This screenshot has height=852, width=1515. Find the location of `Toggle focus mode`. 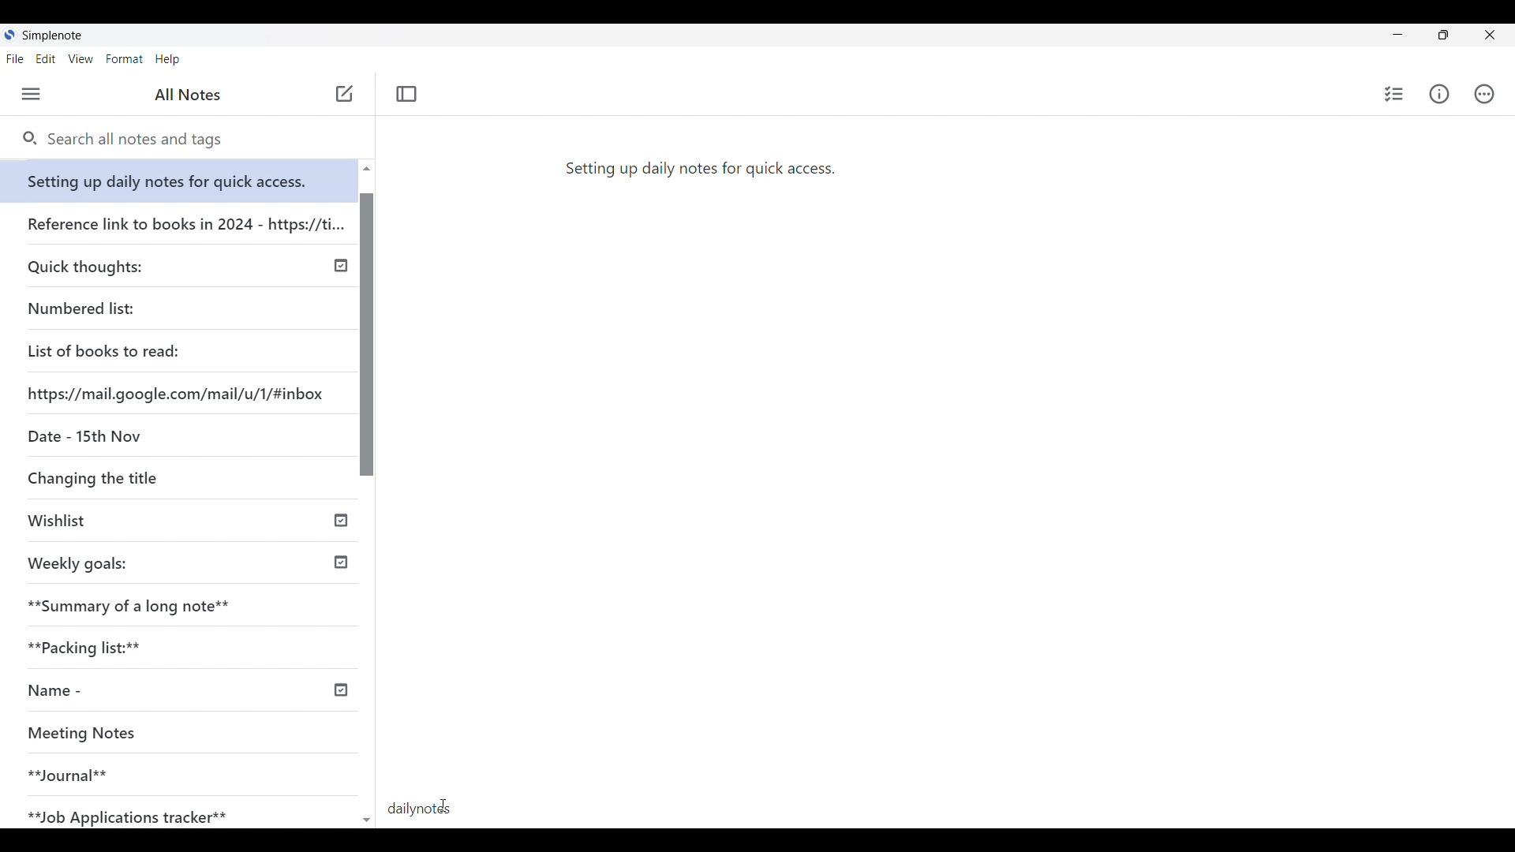

Toggle focus mode is located at coordinates (407, 95).